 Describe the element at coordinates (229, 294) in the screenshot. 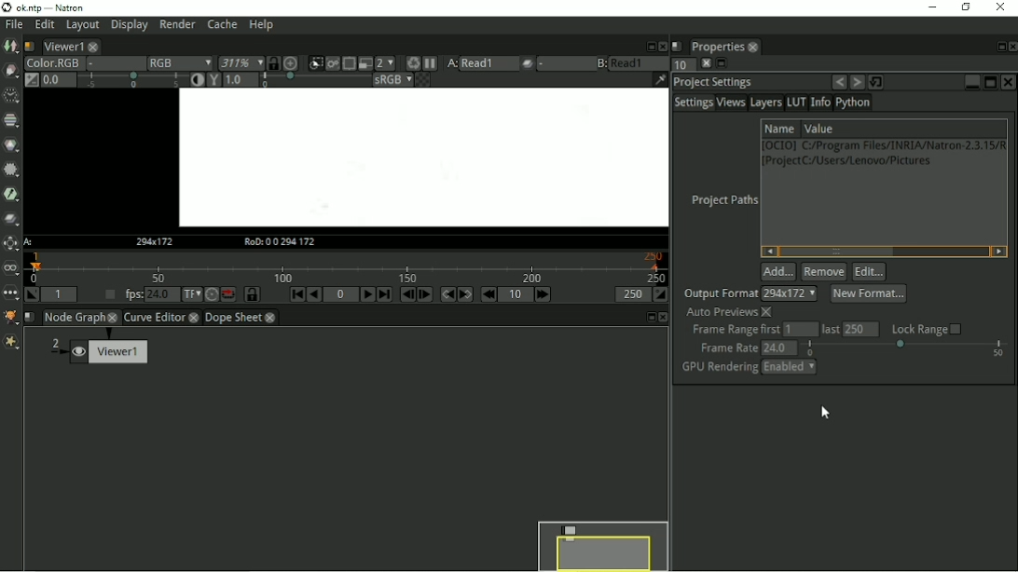

I see `Behaviour` at that location.